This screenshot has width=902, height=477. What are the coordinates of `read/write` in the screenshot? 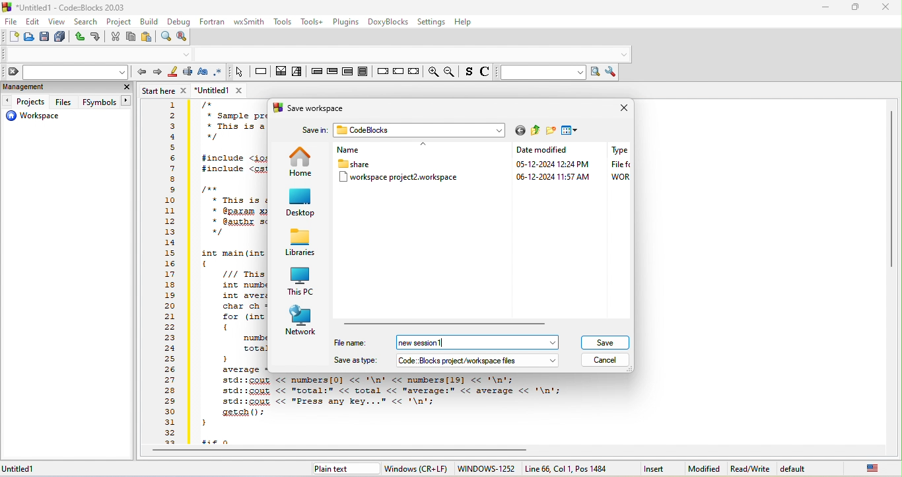 It's located at (750, 469).